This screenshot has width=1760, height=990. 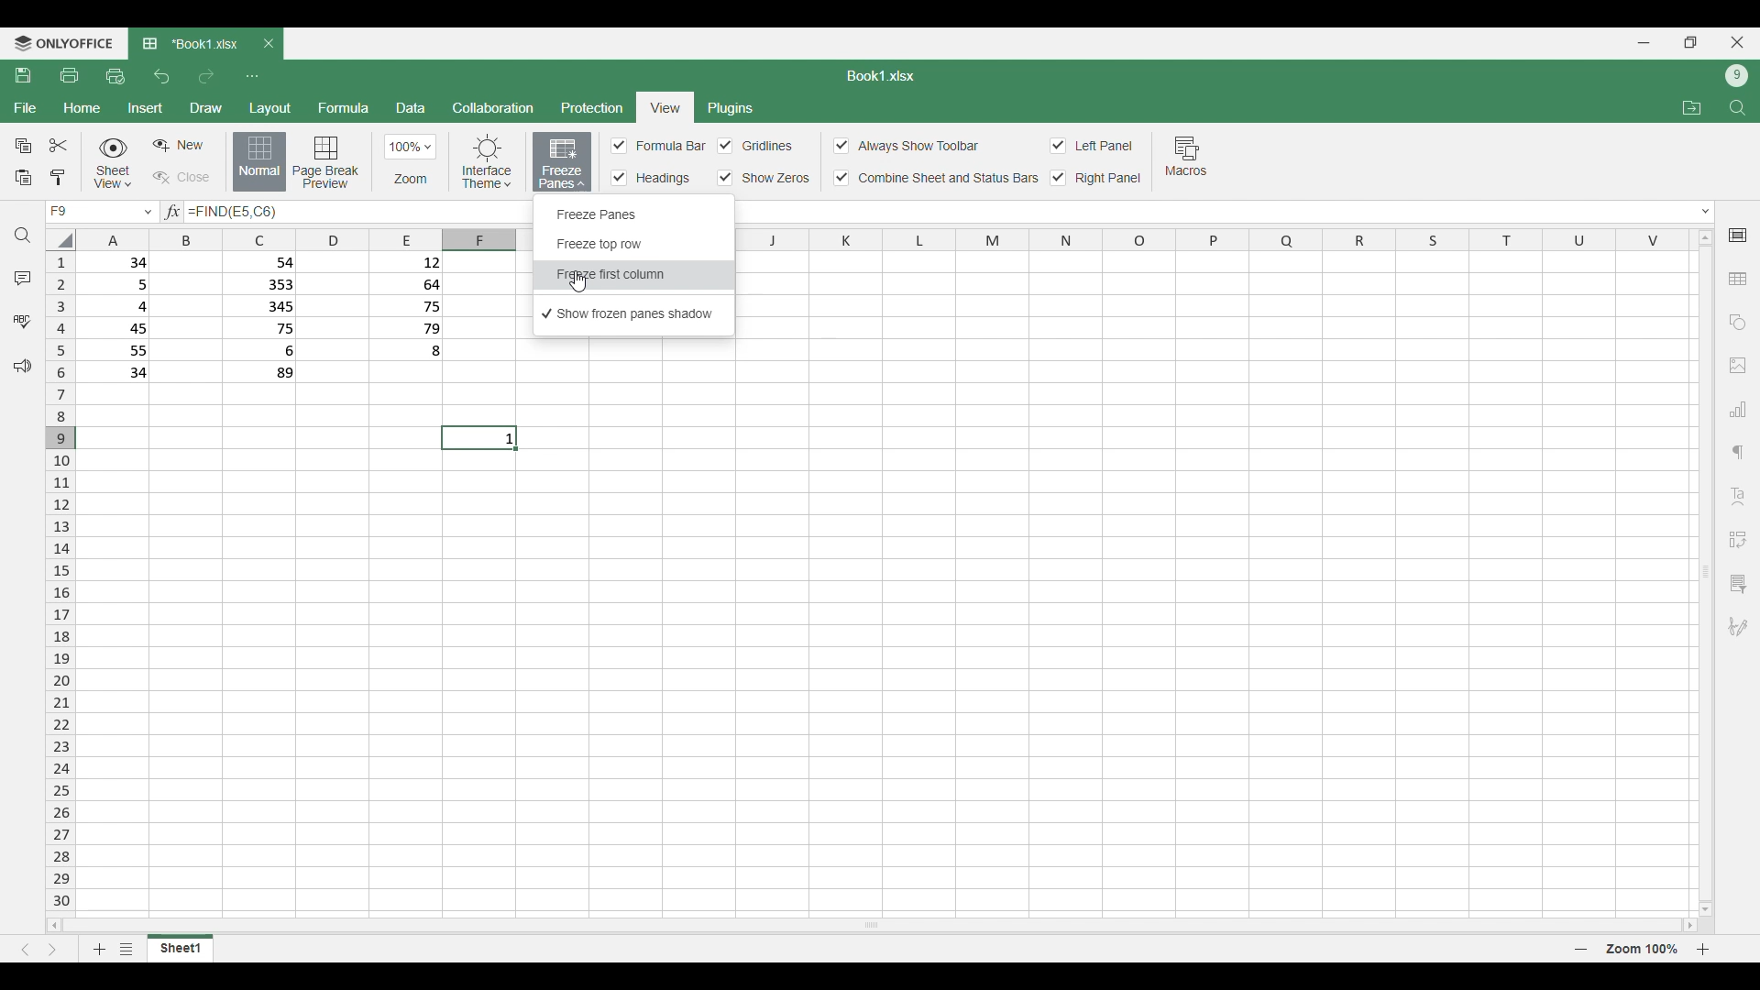 What do you see at coordinates (1739, 585) in the screenshot?
I see `Slicer` at bounding box center [1739, 585].